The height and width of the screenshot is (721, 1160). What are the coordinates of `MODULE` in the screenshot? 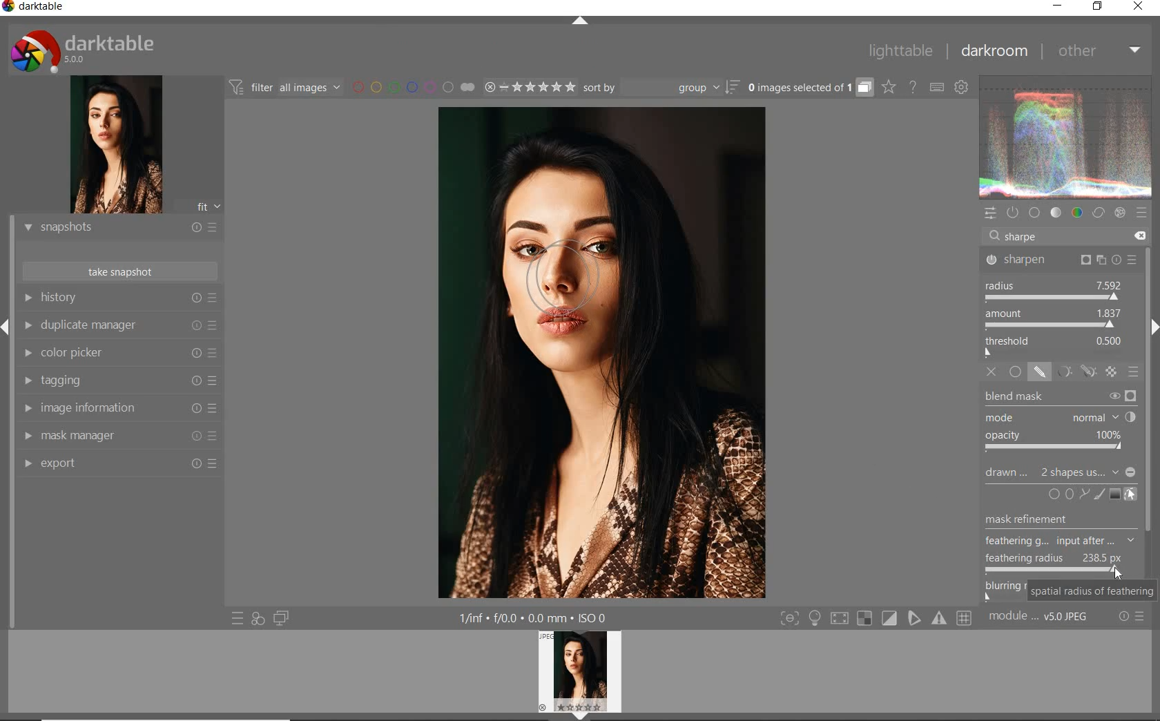 It's located at (1041, 619).